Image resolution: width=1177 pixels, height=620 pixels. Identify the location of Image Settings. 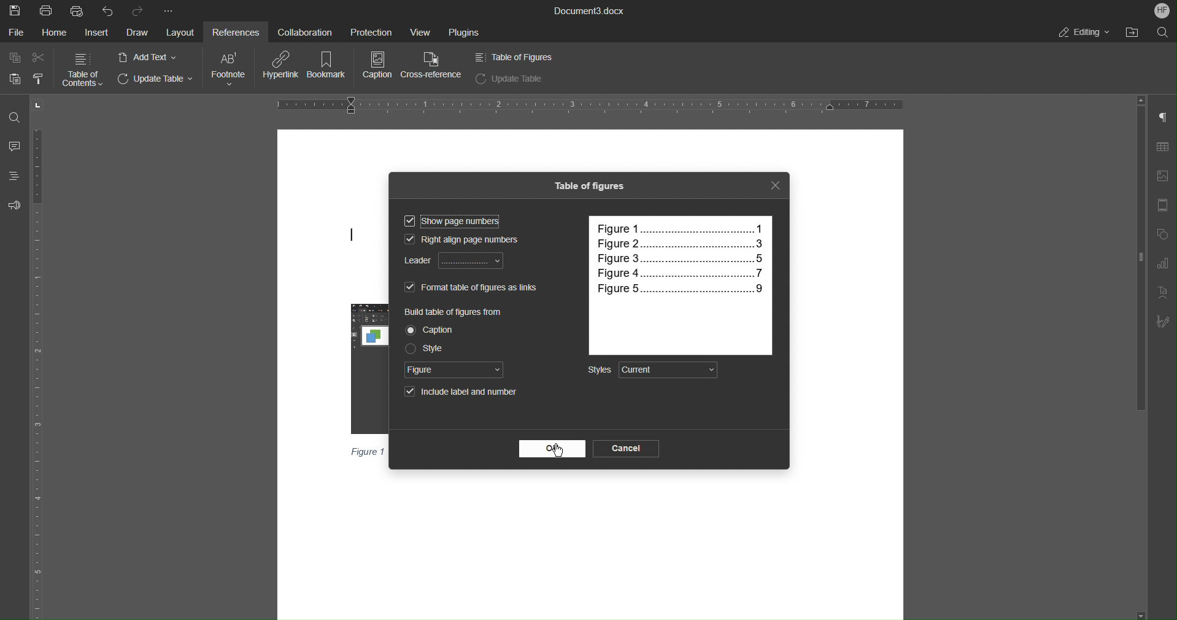
(1161, 178).